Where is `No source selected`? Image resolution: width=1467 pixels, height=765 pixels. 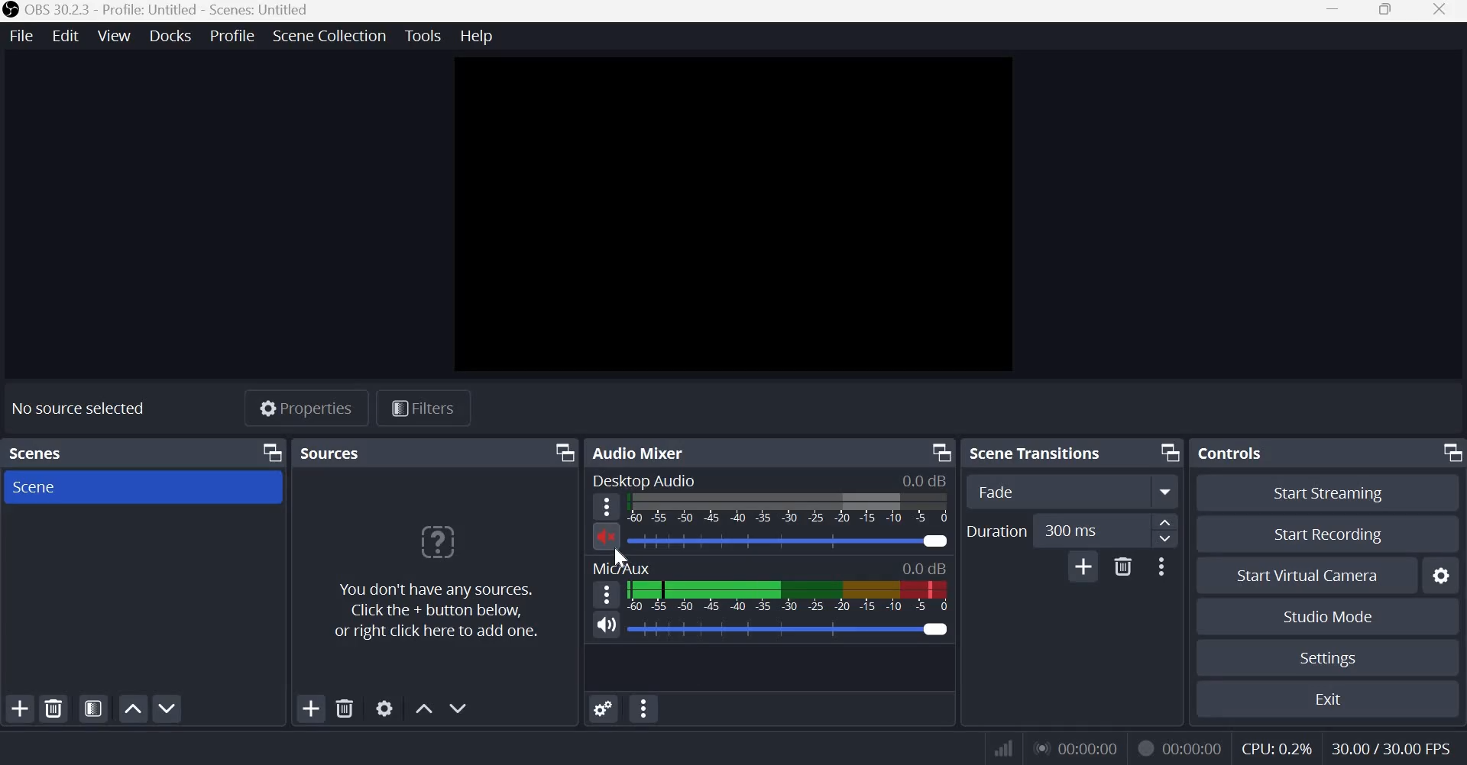
No source selected is located at coordinates (79, 406).